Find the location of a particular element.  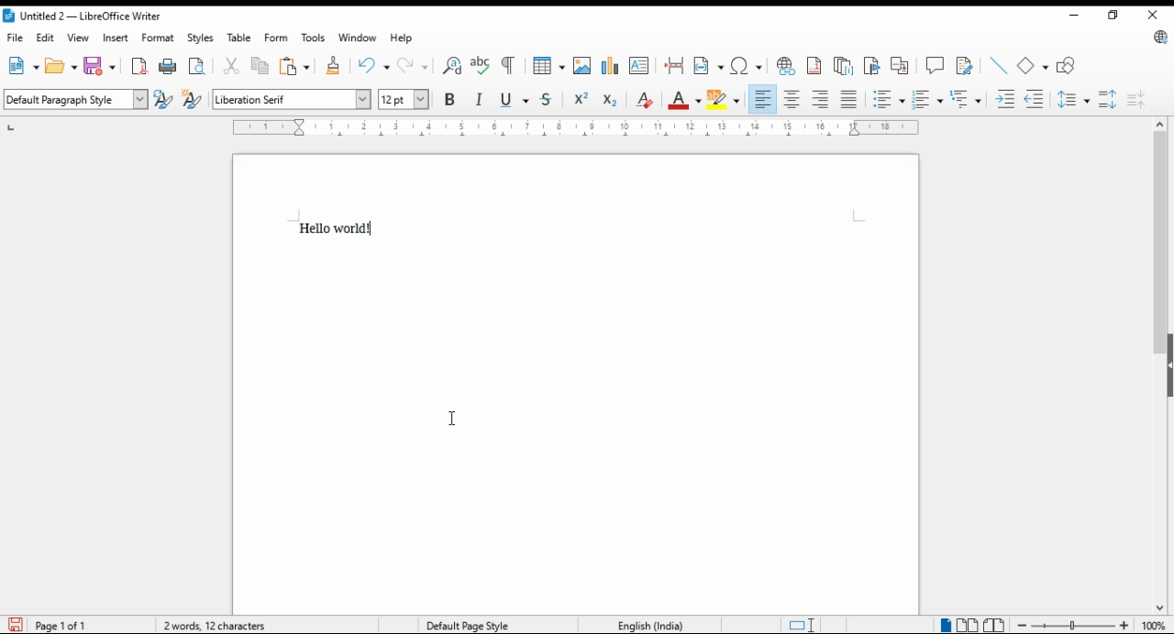

align left is located at coordinates (762, 99).